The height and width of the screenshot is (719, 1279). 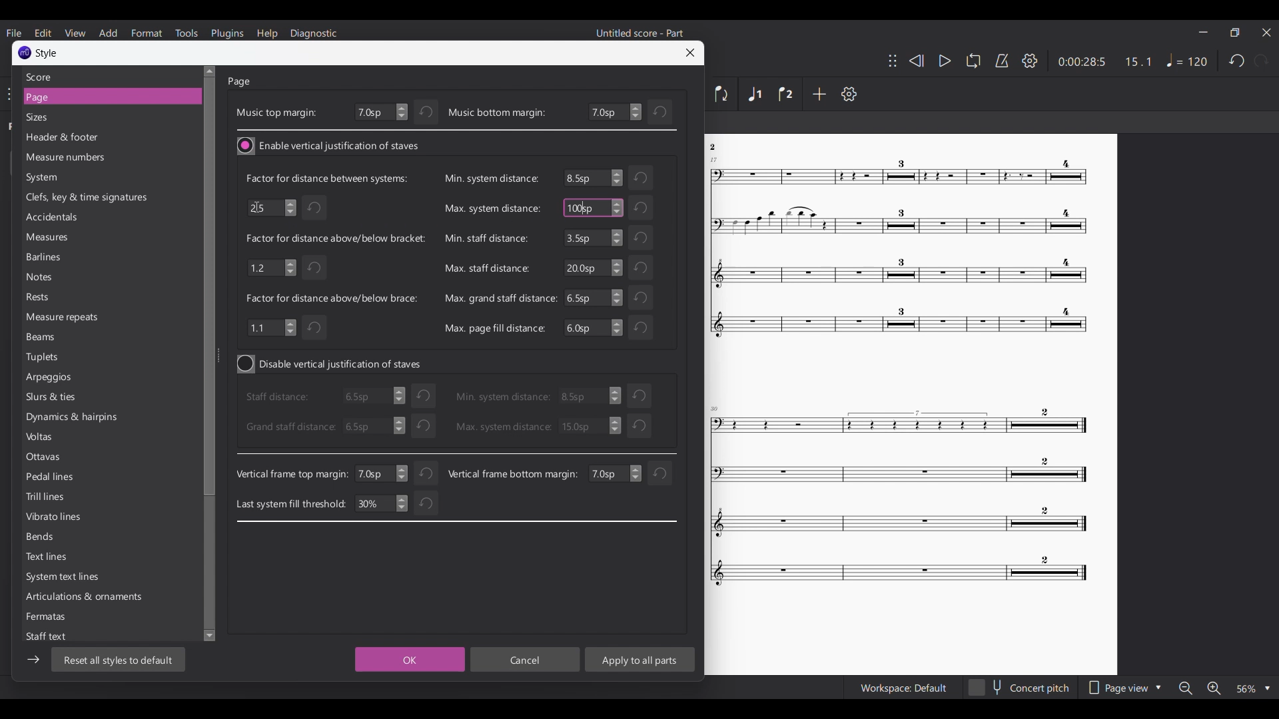 I want to click on Undo, so click(x=316, y=208).